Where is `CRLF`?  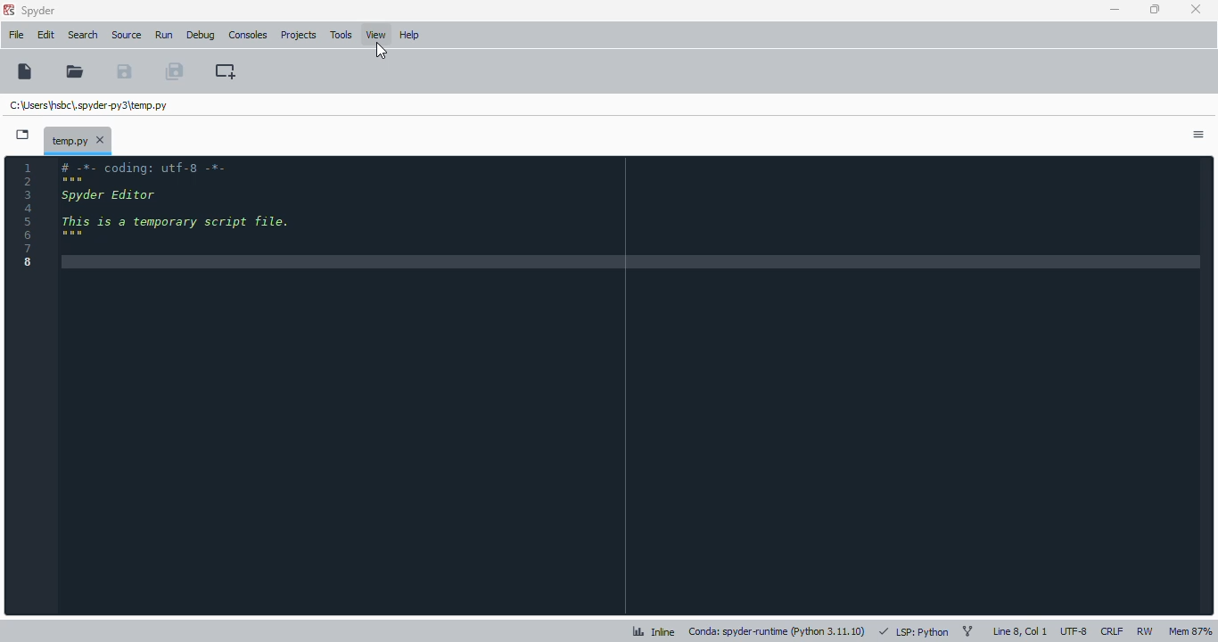 CRLF is located at coordinates (1111, 630).